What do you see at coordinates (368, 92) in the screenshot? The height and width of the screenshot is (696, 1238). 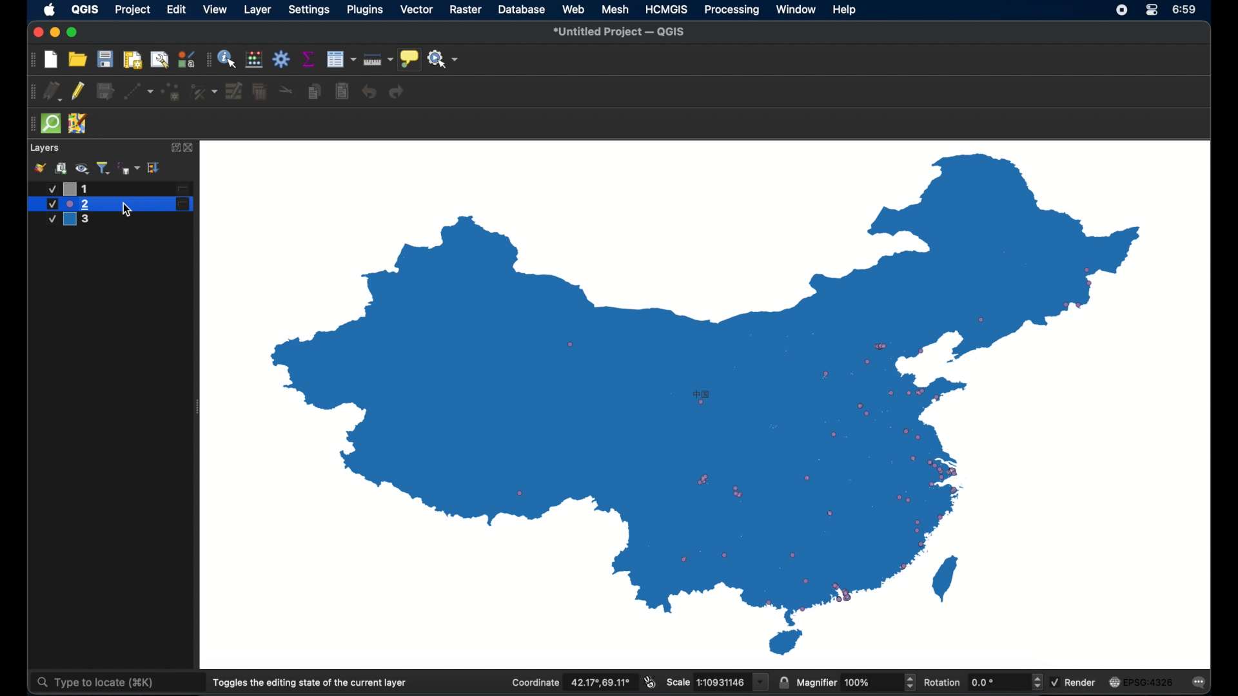 I see `undo` at bounding box center [368, 92].